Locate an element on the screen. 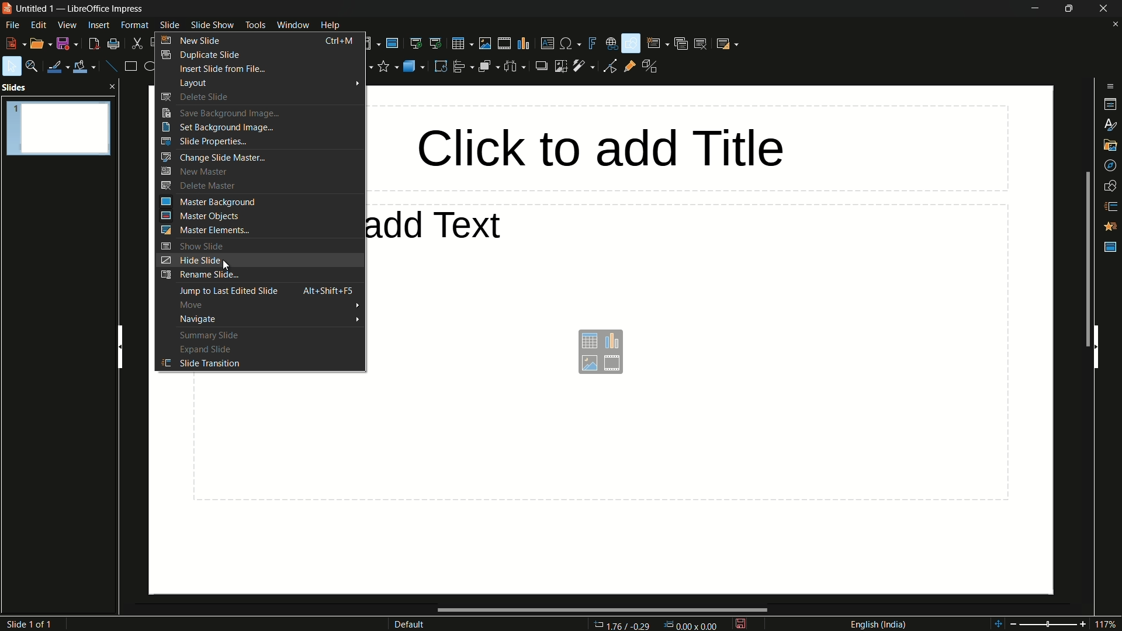 The image size is (1122, 631). click to add title is located at coordinates (605, 145).